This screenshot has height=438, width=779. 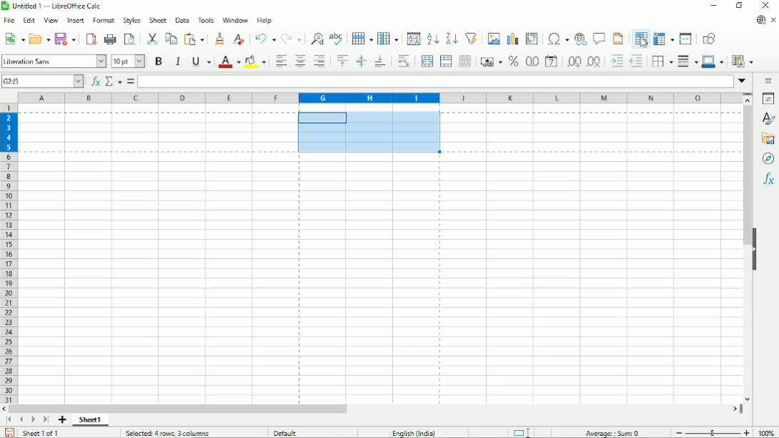 I want to click on Language, so click(x=417, y=432).